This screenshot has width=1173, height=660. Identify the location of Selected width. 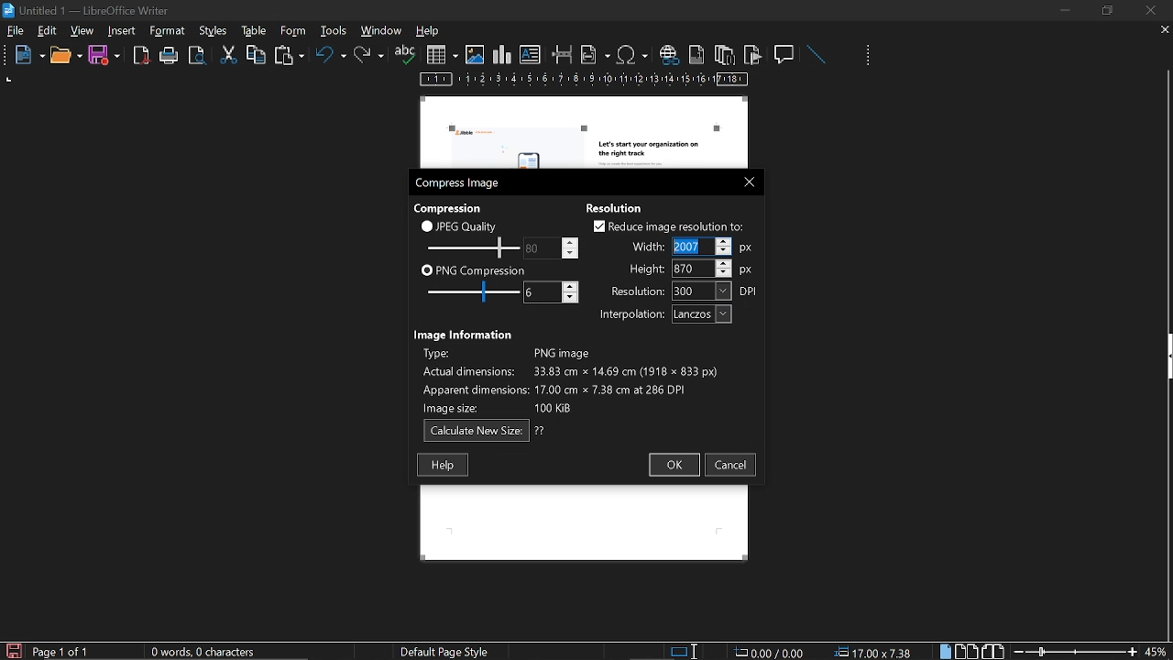
(691, 247).